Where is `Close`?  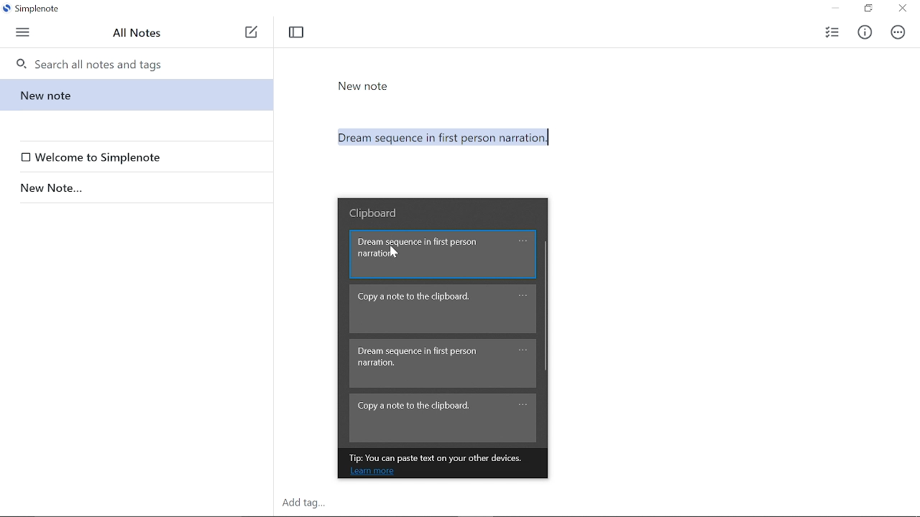 Close is located at coordinates (903, 9).